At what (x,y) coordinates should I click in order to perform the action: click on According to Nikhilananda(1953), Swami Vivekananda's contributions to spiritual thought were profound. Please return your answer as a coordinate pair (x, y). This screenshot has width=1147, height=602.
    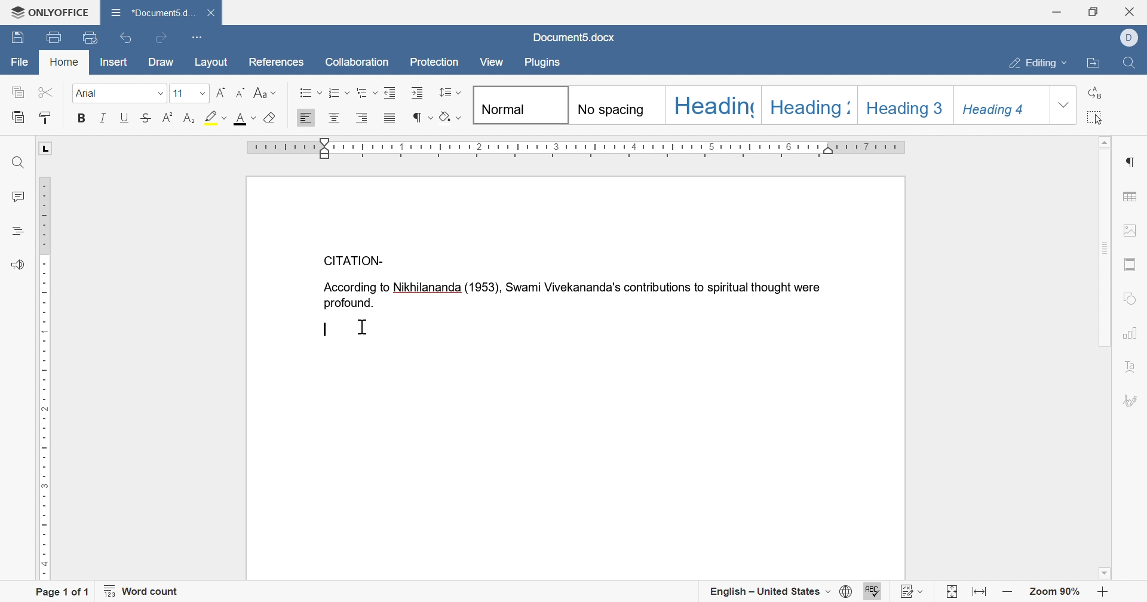
    Looking at the image, I should click on (573, 296).